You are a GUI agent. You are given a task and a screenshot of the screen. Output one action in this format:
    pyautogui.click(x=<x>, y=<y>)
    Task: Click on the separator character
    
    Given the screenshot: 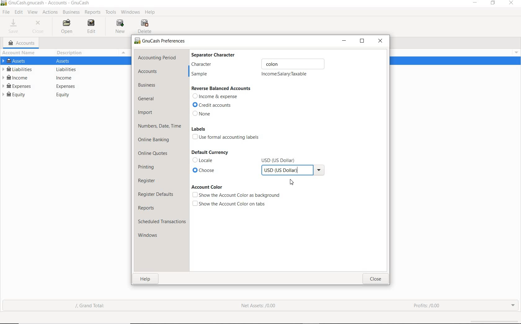 What is the action you would take?
    pyautogui.click(x=217, y=54)
    